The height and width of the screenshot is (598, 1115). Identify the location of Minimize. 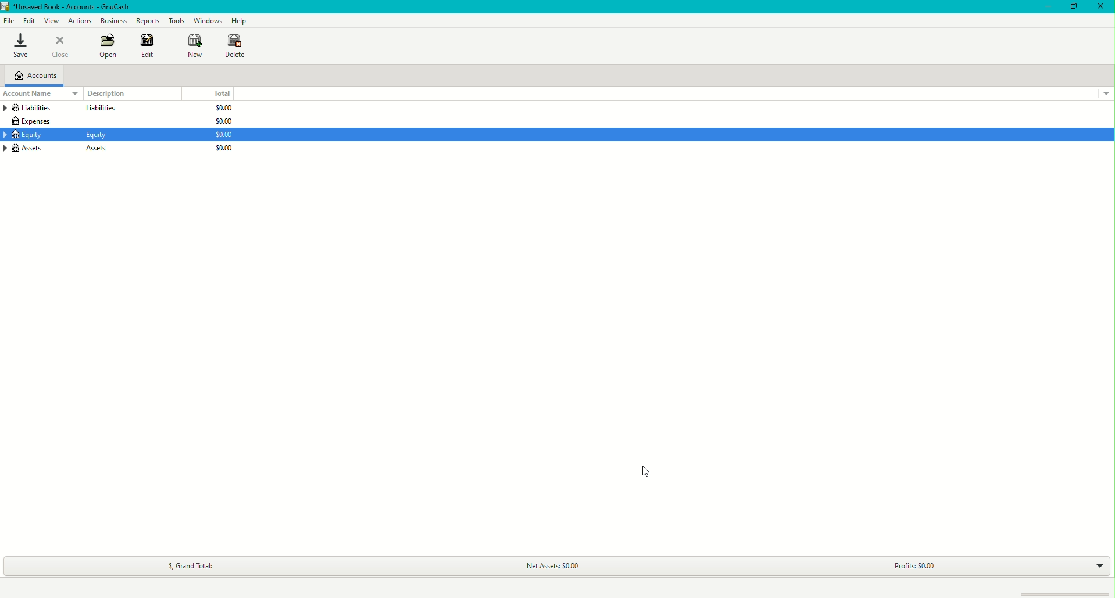
(1045, 7).